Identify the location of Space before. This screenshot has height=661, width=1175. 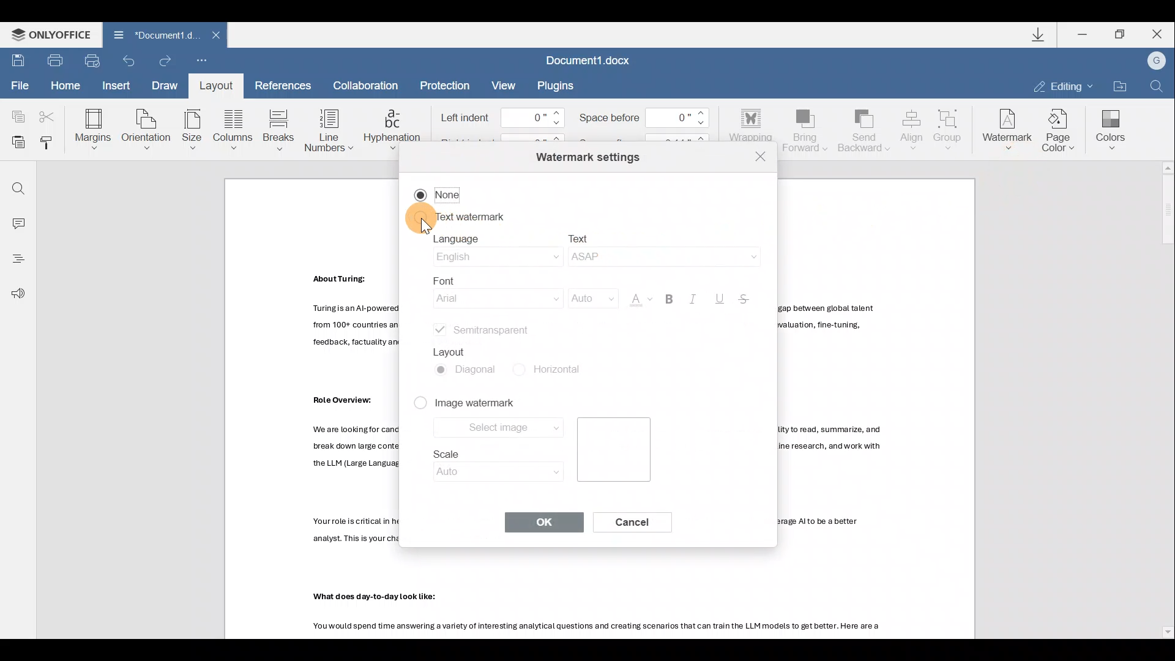
(645, 117).